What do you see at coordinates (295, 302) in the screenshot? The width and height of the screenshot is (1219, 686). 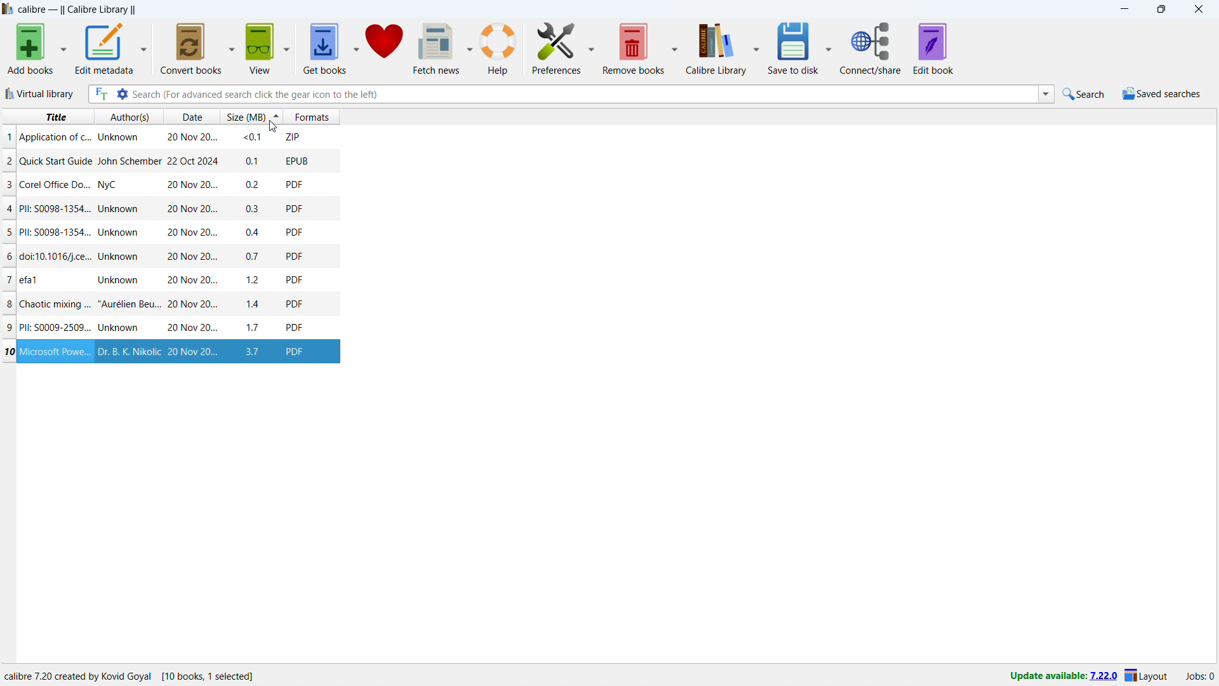 I see `PDF` at bounding box center [295, 302].